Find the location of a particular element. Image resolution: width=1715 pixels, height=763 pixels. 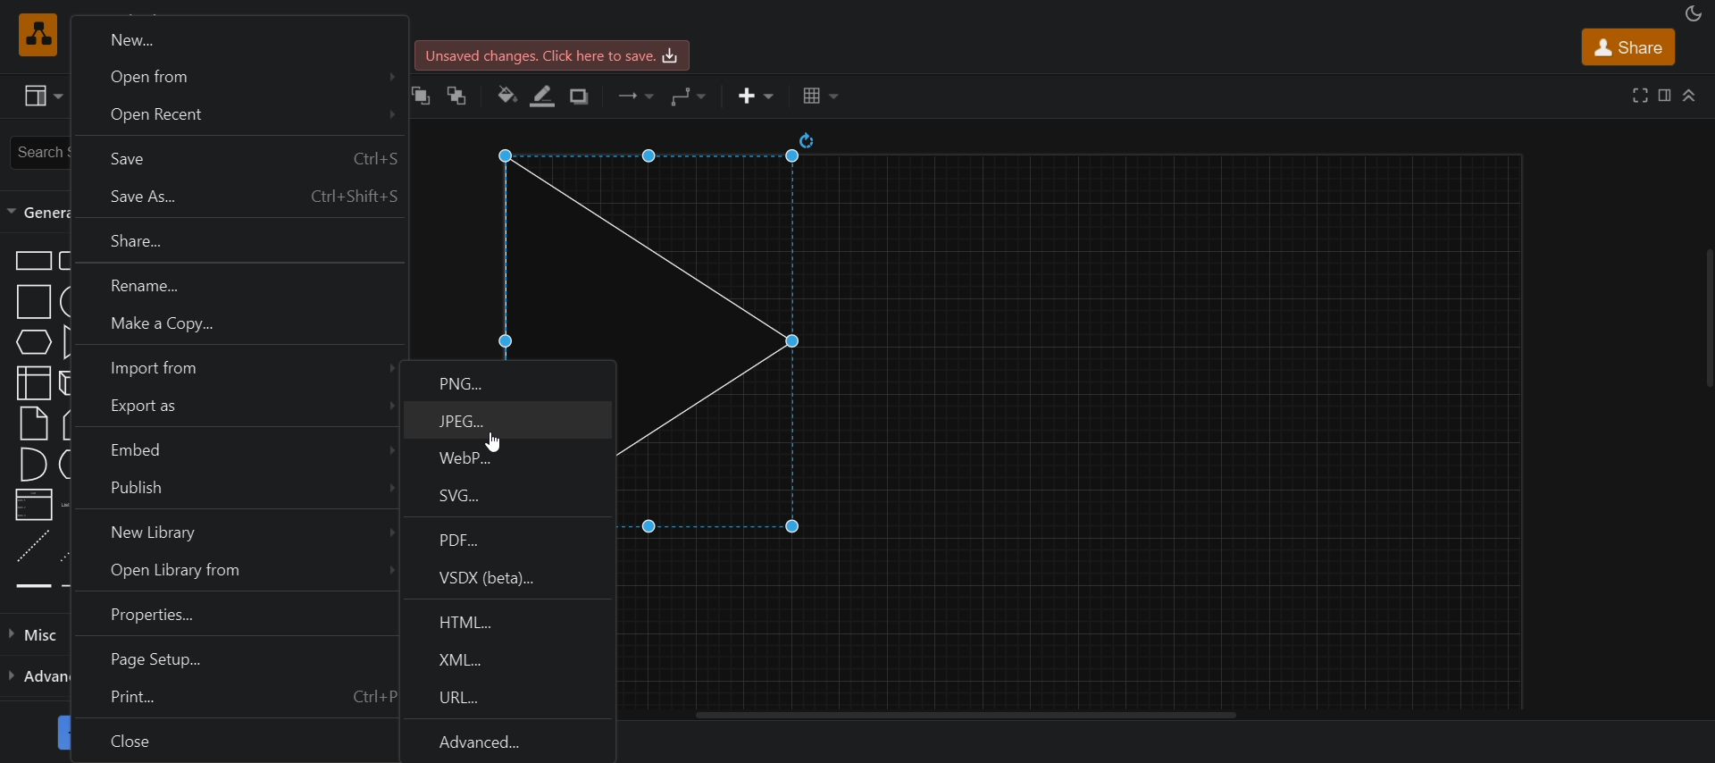

save is located at coordinates (236, 157).